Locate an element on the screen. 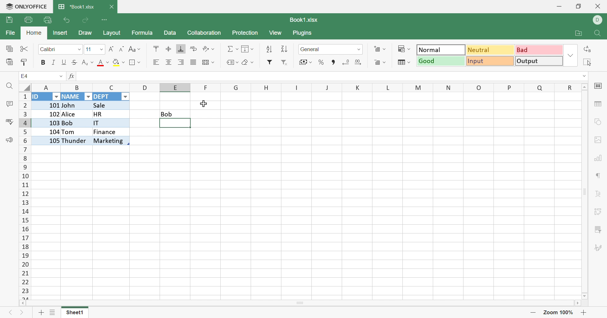  Quick Print is located at coordinates (47, 20).